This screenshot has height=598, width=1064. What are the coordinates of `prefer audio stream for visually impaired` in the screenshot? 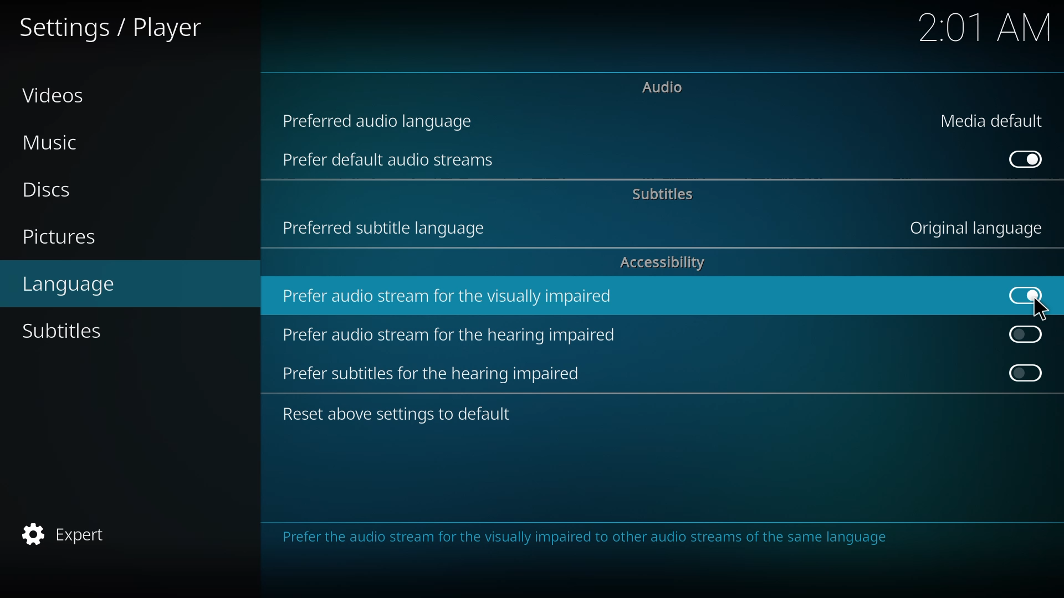 It's located at (448, 296).